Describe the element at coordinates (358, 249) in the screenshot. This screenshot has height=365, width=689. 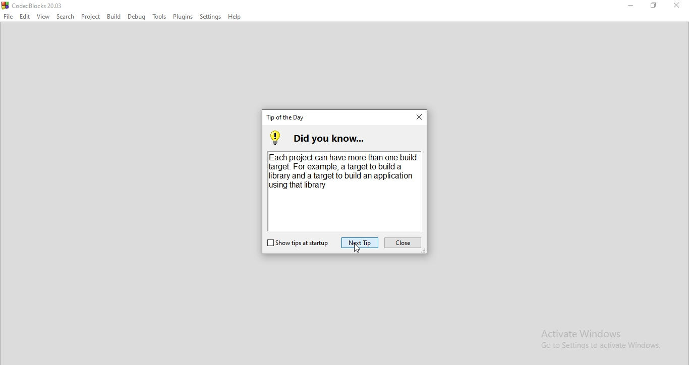
I see `cursor on Next Tip` at that location.